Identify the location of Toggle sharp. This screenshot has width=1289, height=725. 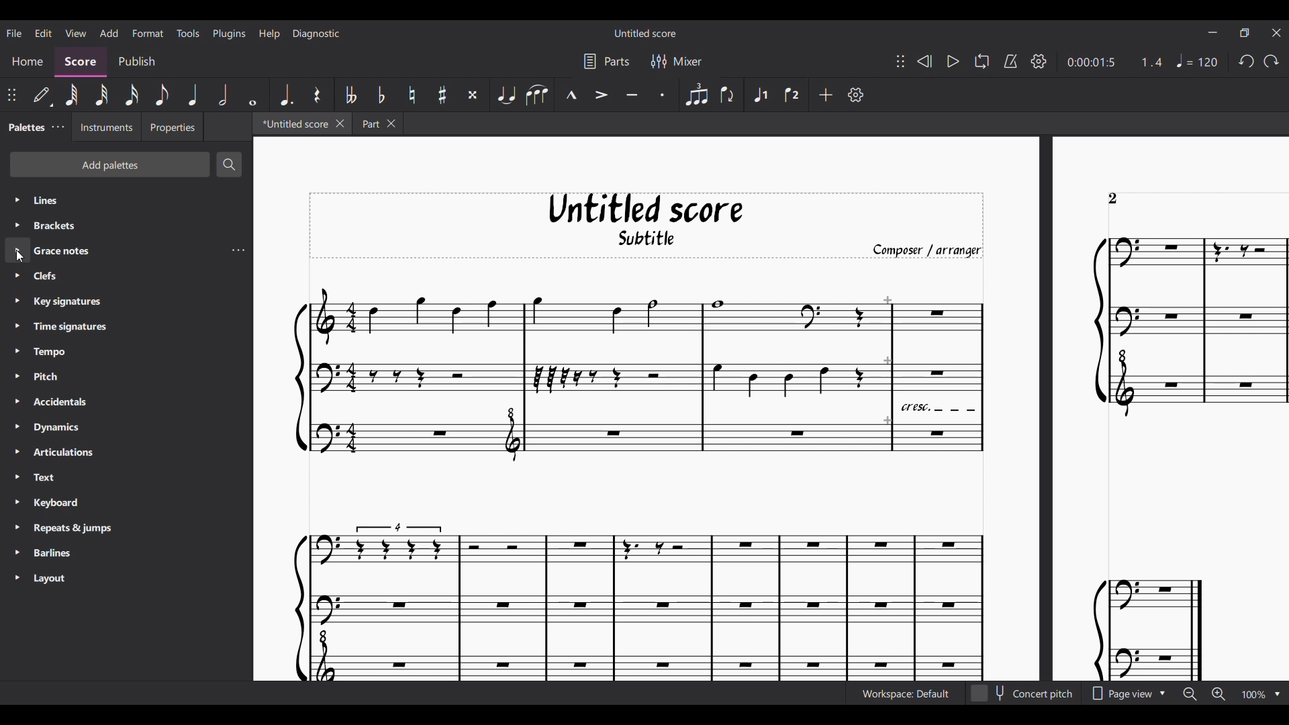
(442, 95).